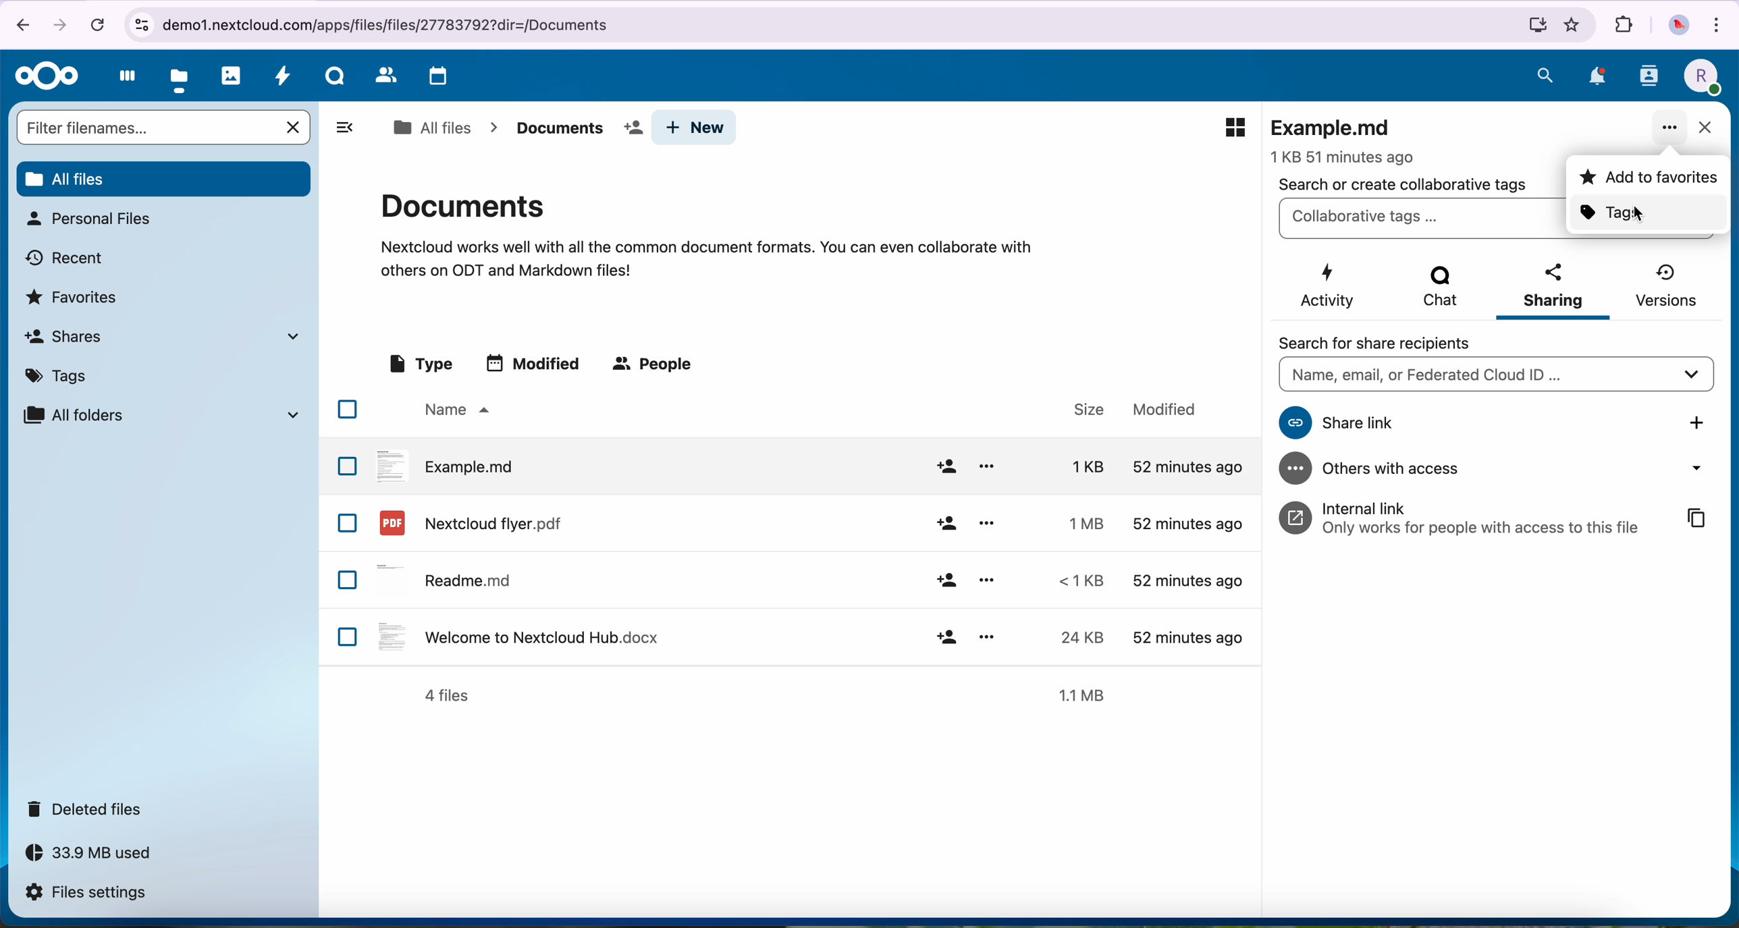 This screenshot has height=928, width=1739. Describe the element at coordinates (987, 466) in the screenshot. I see `options` at that location.